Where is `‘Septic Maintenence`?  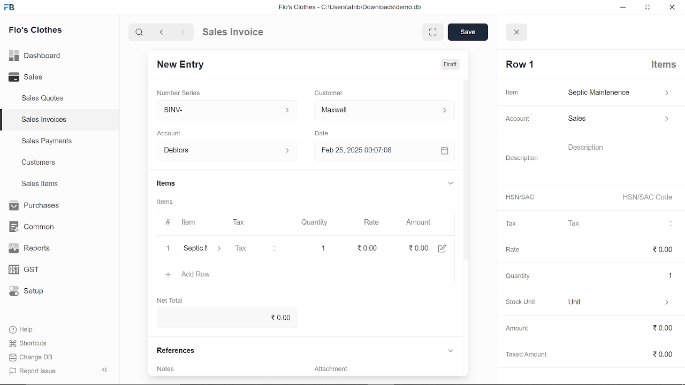
‘Septic Maintenence is located at coordinates (194, 249).